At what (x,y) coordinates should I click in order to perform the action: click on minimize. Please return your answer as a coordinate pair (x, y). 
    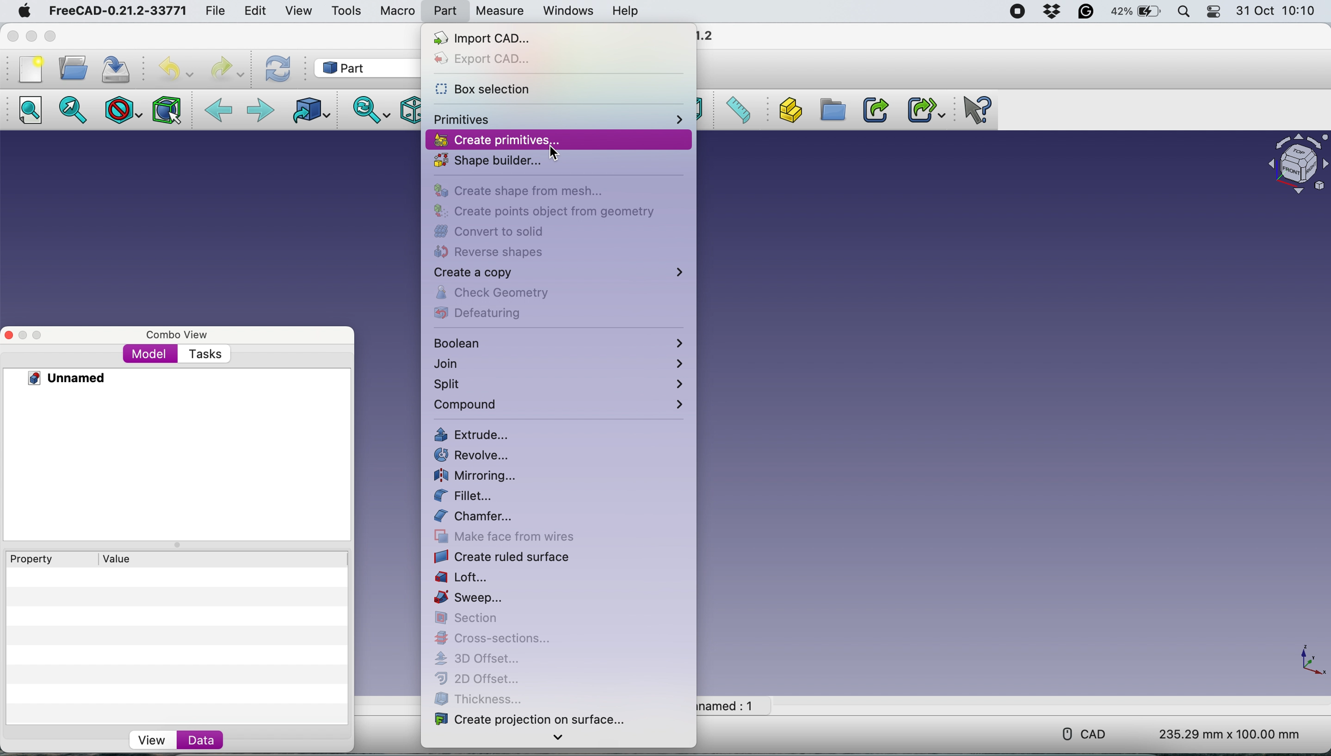
    Looking at the image, I should click on (31, 36).